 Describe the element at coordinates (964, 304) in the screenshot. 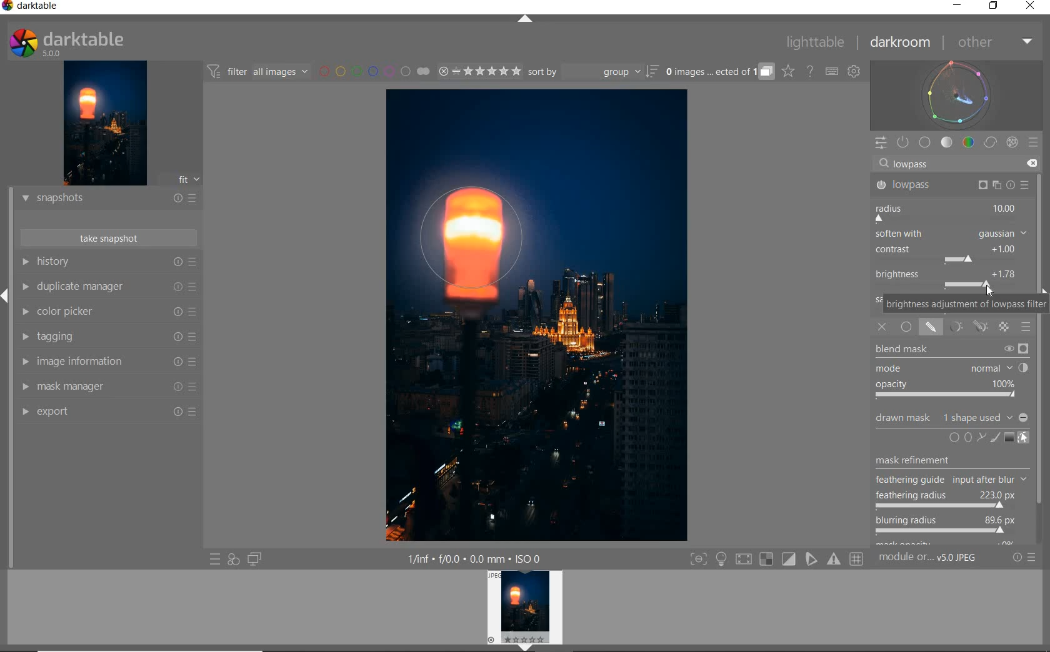

I see `BRIGHTNESS ADJUSTMENT OF LOWPASS FILTER` at that location.